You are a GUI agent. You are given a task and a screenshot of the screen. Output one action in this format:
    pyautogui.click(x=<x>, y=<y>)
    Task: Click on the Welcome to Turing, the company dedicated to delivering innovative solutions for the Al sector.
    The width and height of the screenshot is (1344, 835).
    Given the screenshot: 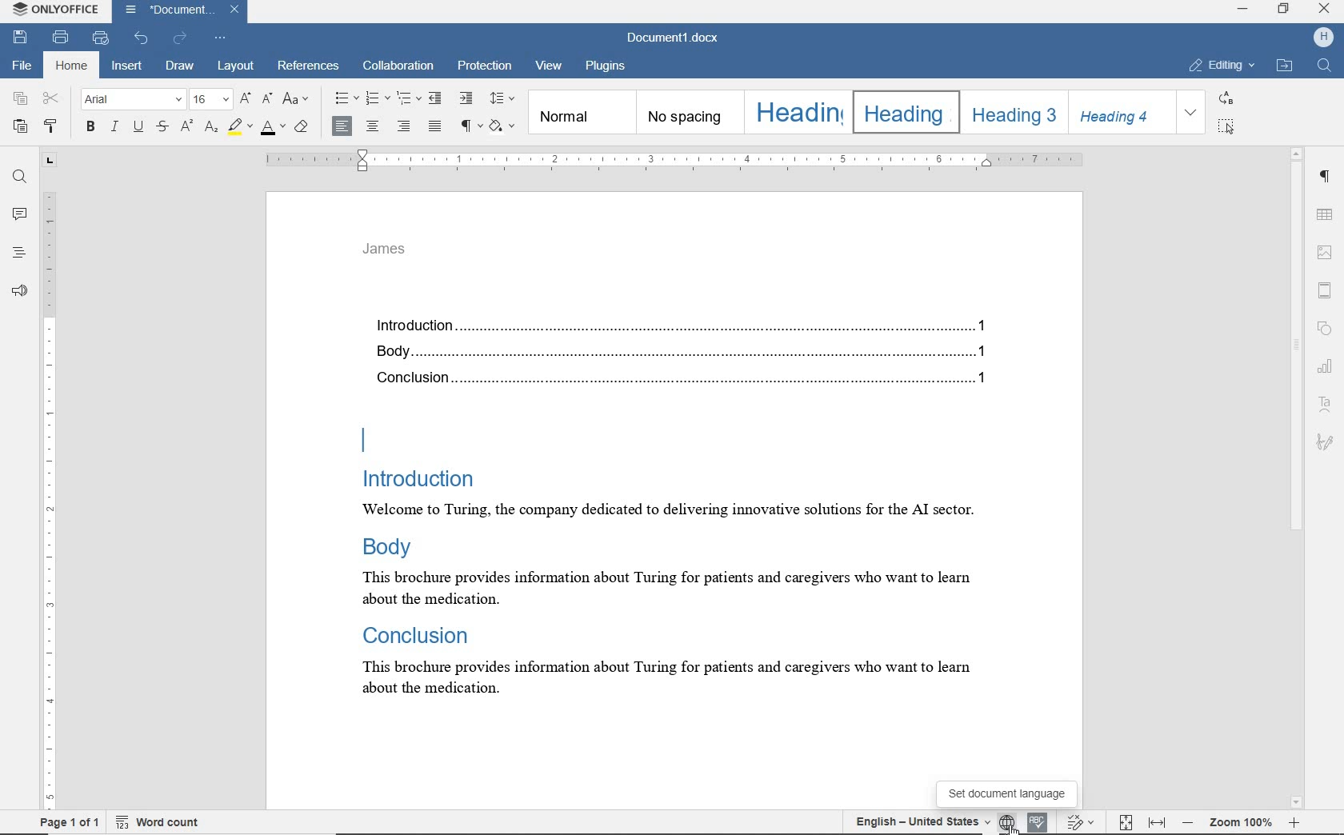 What is the action you would take?
    pyautogui.click(x=667, y=510)
    